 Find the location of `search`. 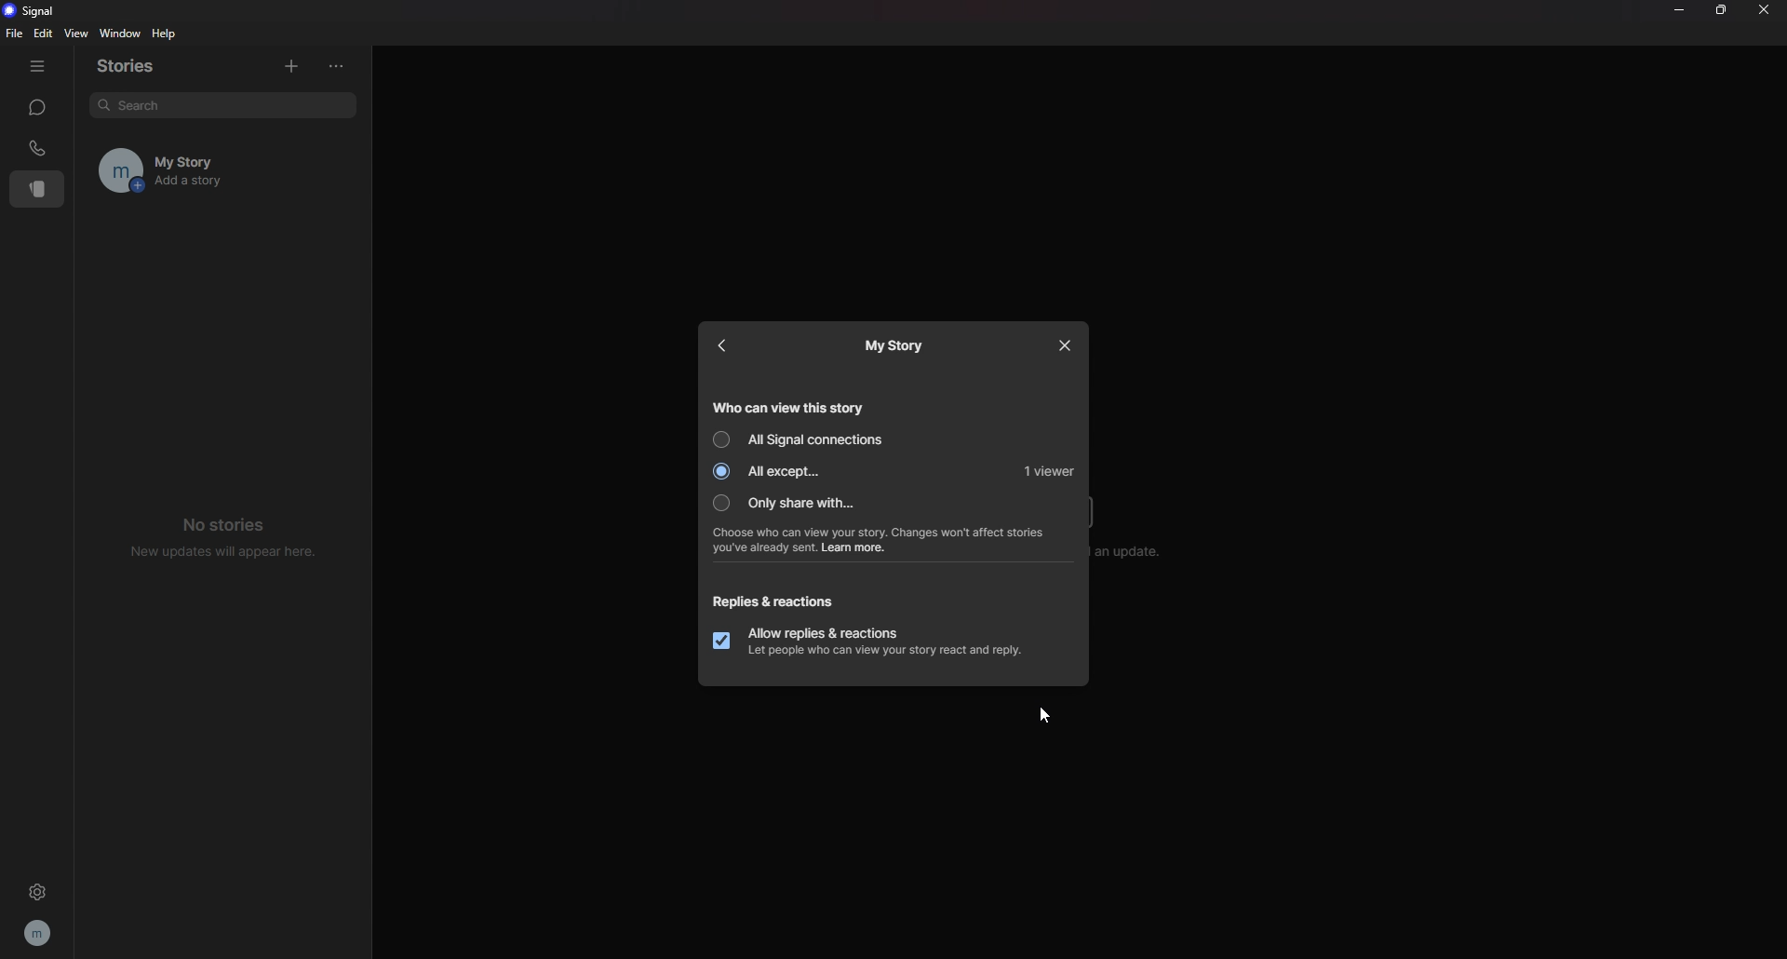

search is located at coordinates (222, 105).